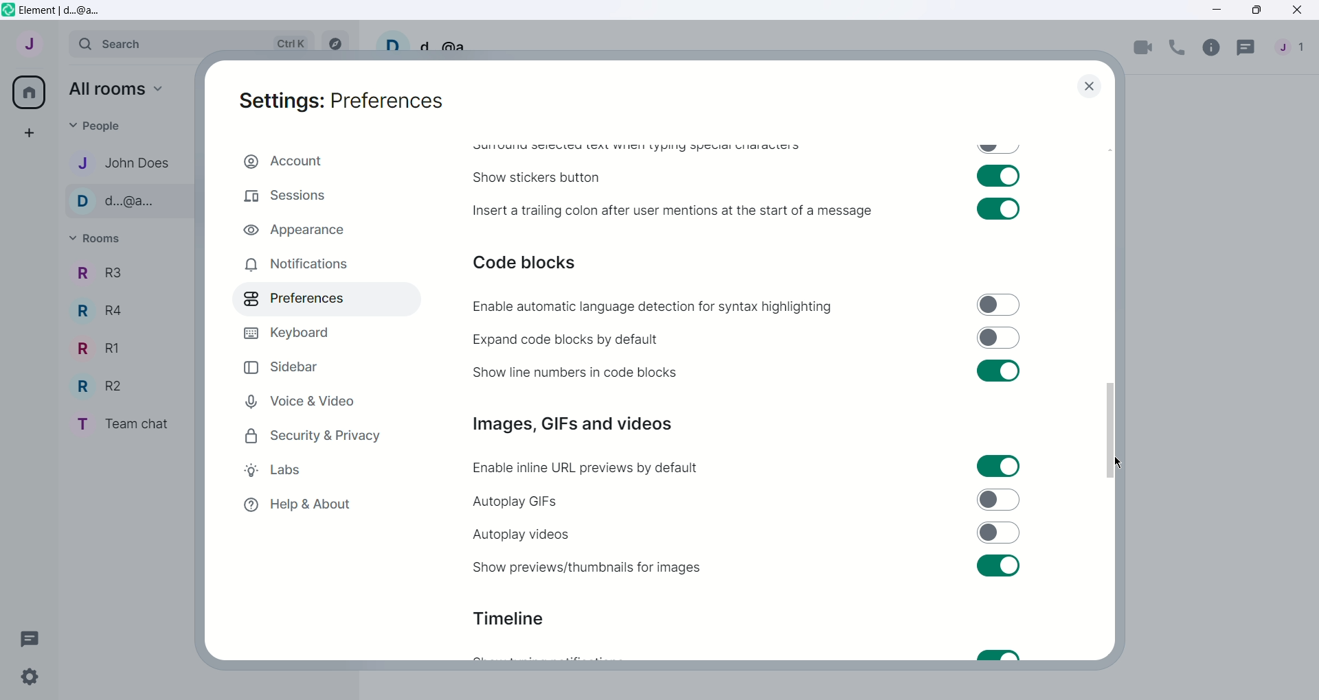 The height and width of the screenshot is (700, 1319). Describe the element at coordinates (584, 567) in the screenshot. I see `Show previews or thumbnails for images` at that location.